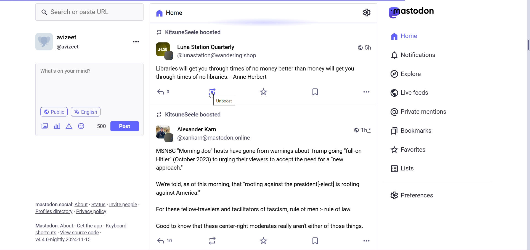 The height and width of the screenshot is (250, 530). Describe the element at coordinates (366, 12) in the screenshot. I see `Show Settings` at that location.